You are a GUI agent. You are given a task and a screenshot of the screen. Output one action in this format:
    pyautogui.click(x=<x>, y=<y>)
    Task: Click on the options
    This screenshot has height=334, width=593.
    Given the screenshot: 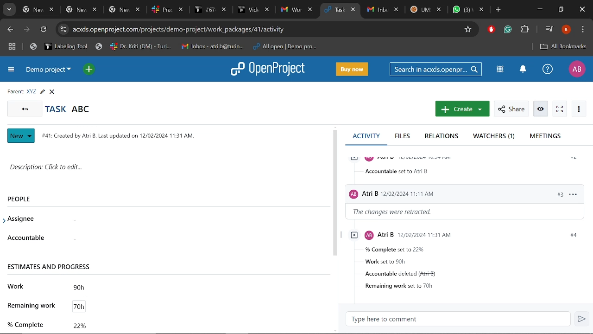 What is the action you would take?
    pyautogui.click(x=573, y=193)
    